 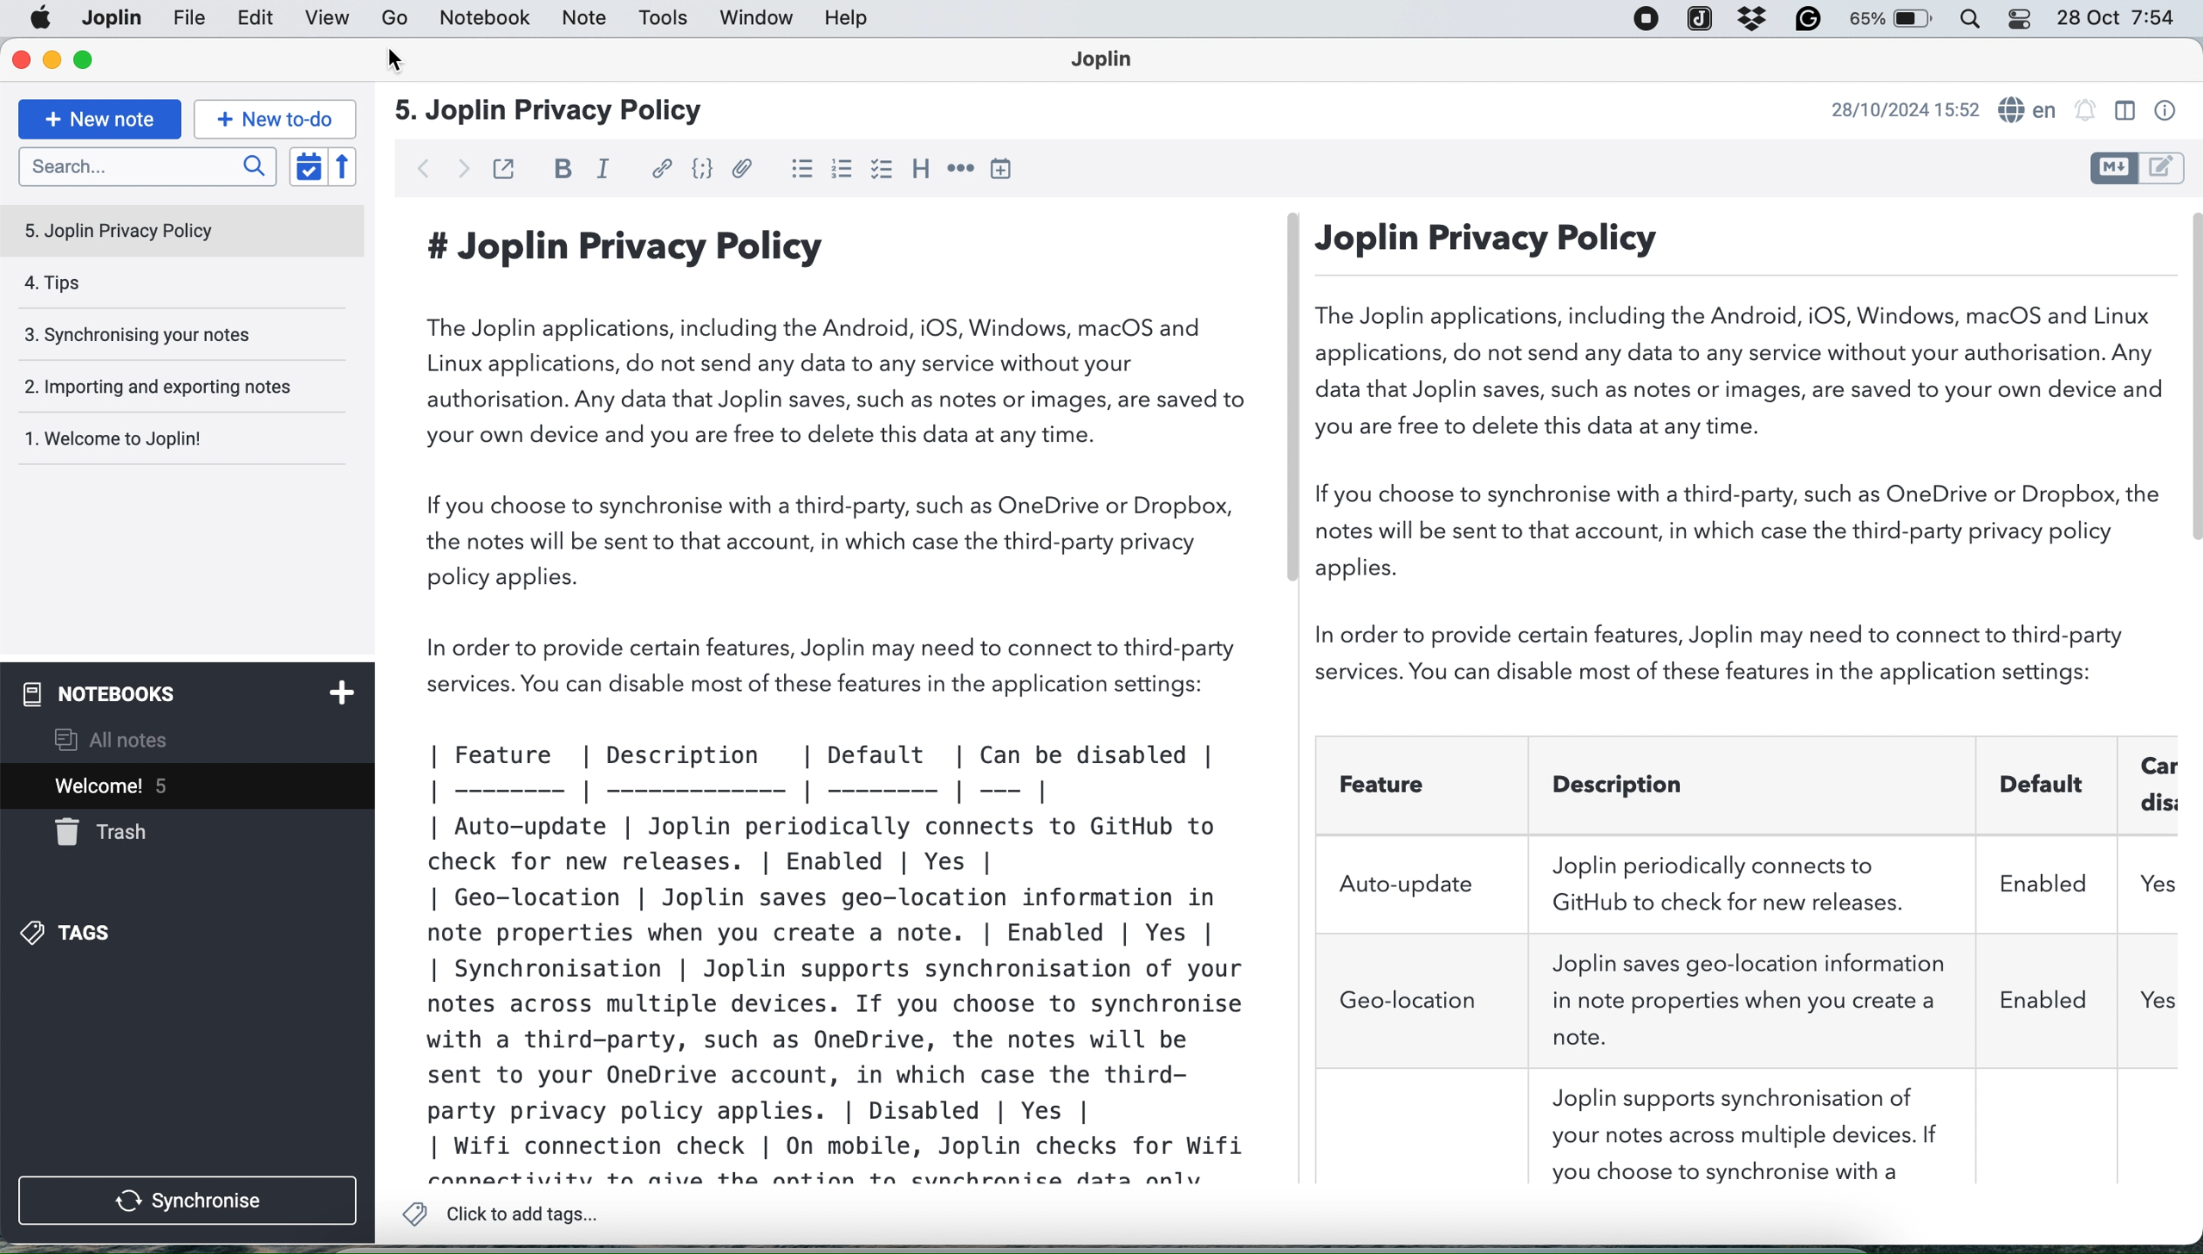 What do you see at coordinates (171, 438) in the screenshot?
I see `1. Welcome to Joplin` at bounding box center [171, 438].